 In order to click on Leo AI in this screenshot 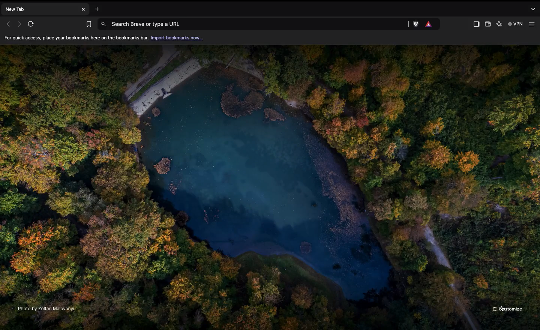, I will do `click(499, 25)`.